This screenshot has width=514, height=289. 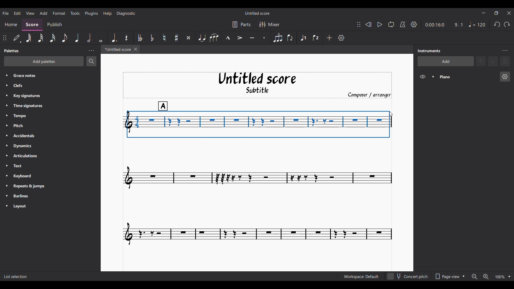 I want to click on Keyboard, so click(x=29, y=177).